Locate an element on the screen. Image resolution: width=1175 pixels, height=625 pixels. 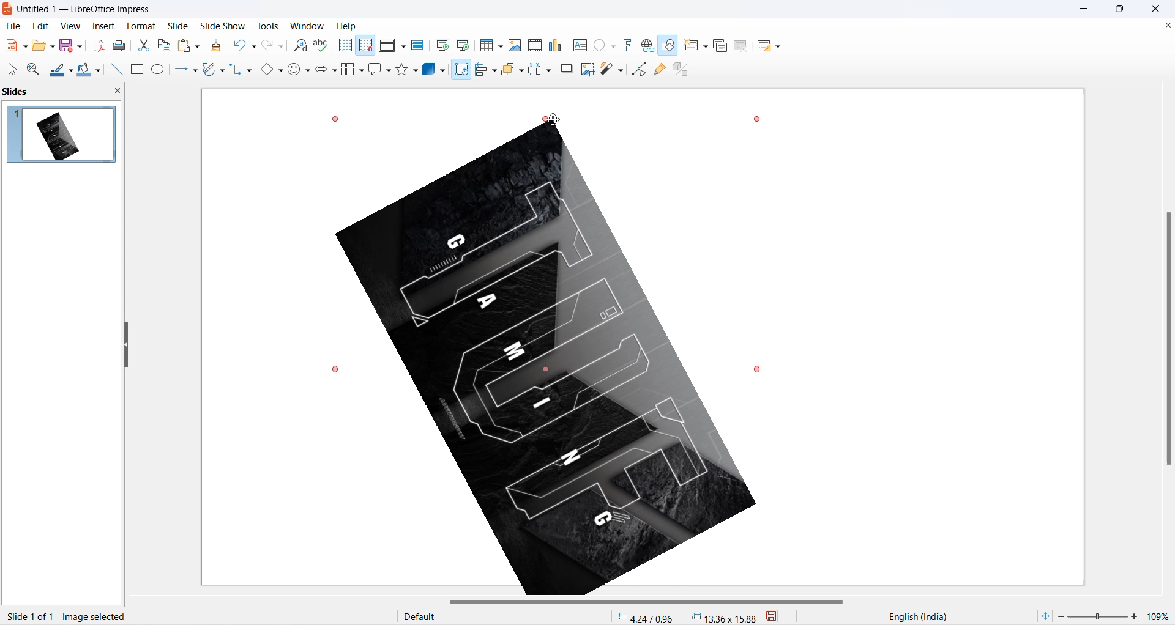
distribute objects is located at coordinates (535, 70).